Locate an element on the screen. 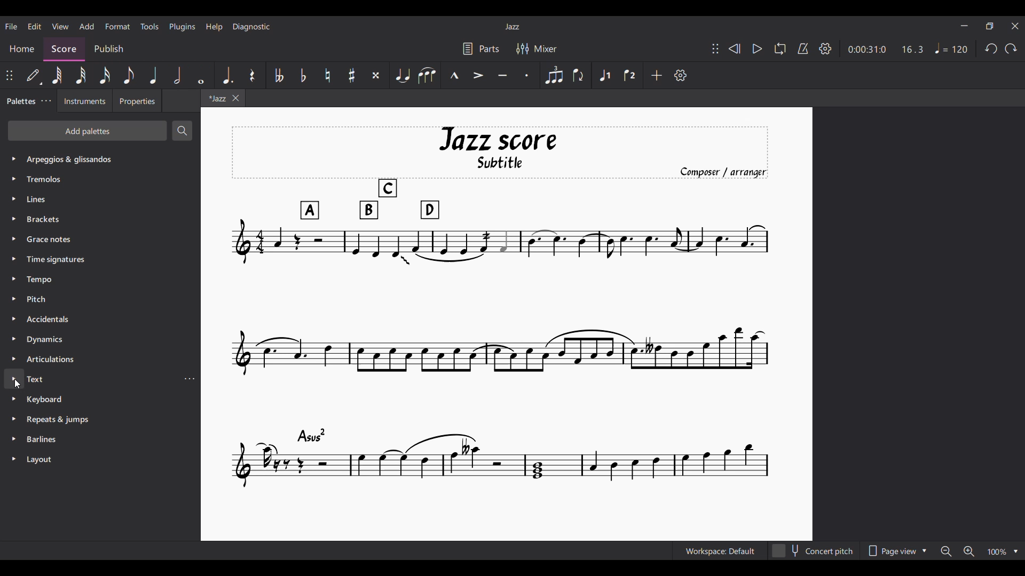 This screenshot has height=576, width=1025. 8th note is located at coordinates (129, 75).